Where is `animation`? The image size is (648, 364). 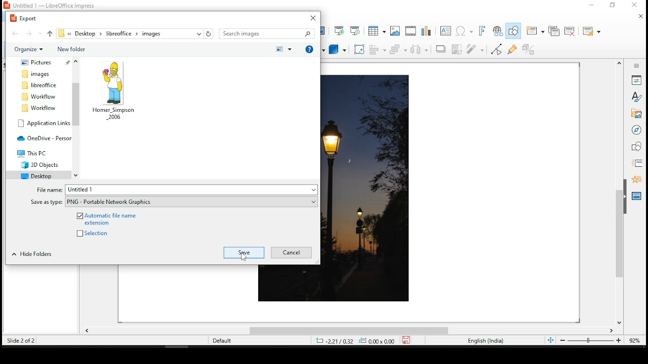 animation is located at coordinates (636, 179).